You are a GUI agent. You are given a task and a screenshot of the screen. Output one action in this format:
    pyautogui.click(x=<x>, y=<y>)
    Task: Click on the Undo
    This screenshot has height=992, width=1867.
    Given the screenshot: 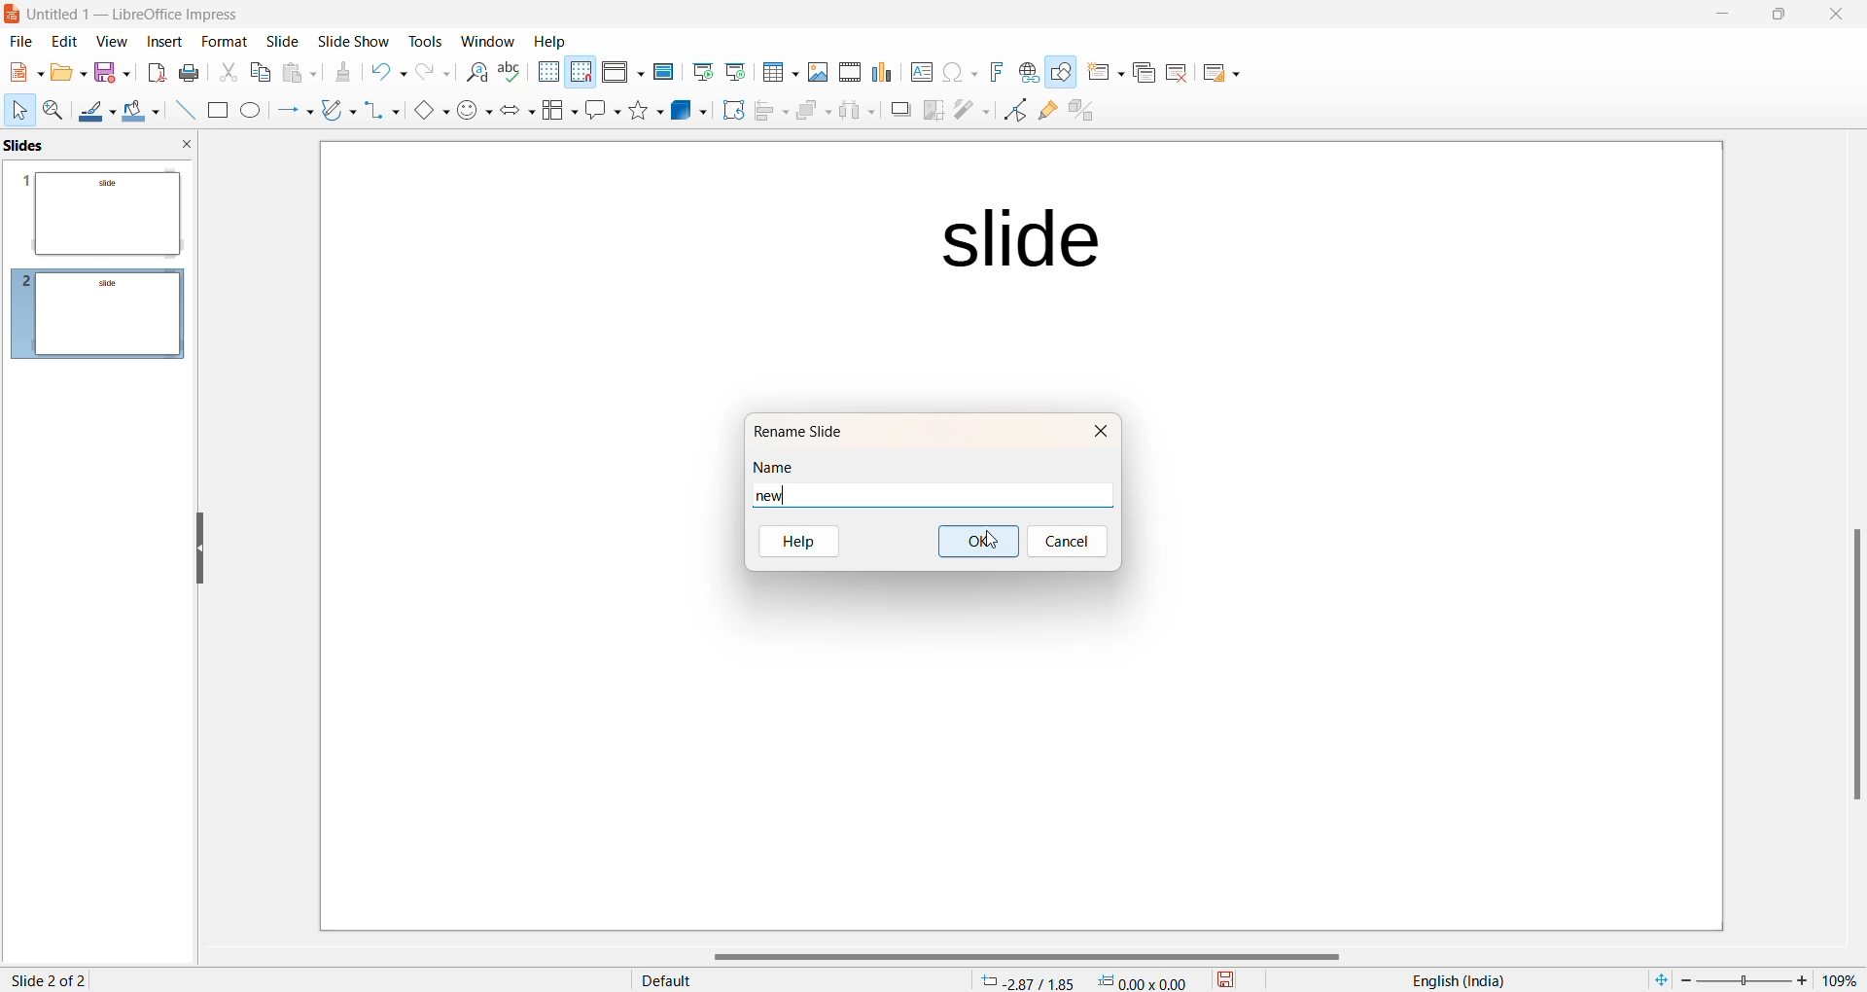 What is the action you would take?
    pyautogui.click(x=389, y=69)
    